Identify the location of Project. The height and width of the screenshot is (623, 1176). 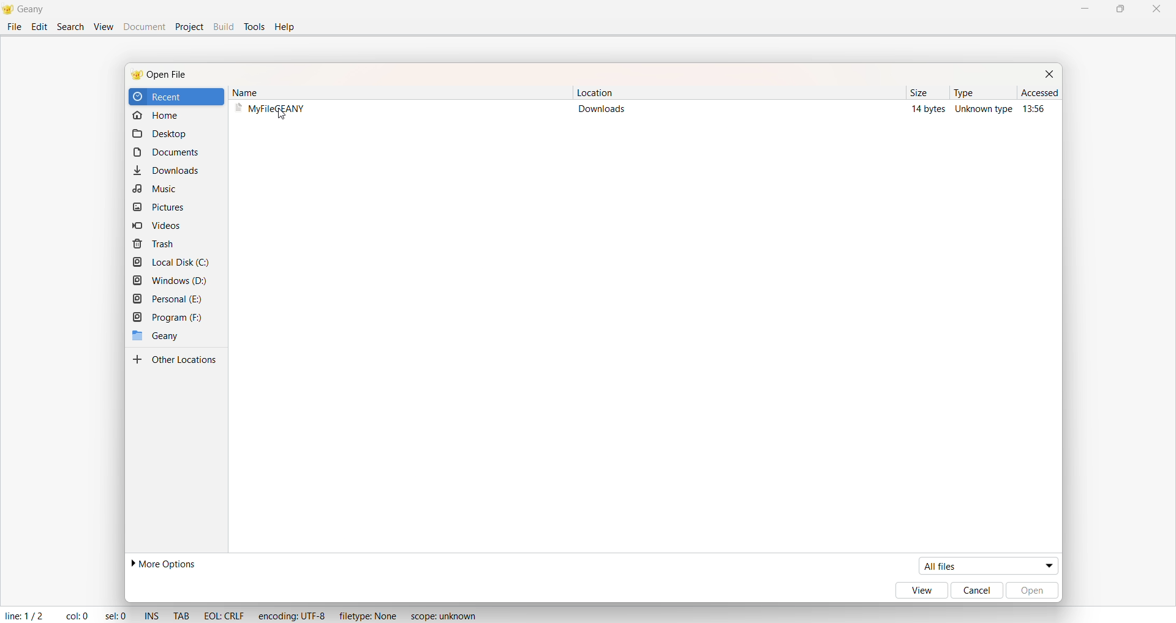
(189, 27).